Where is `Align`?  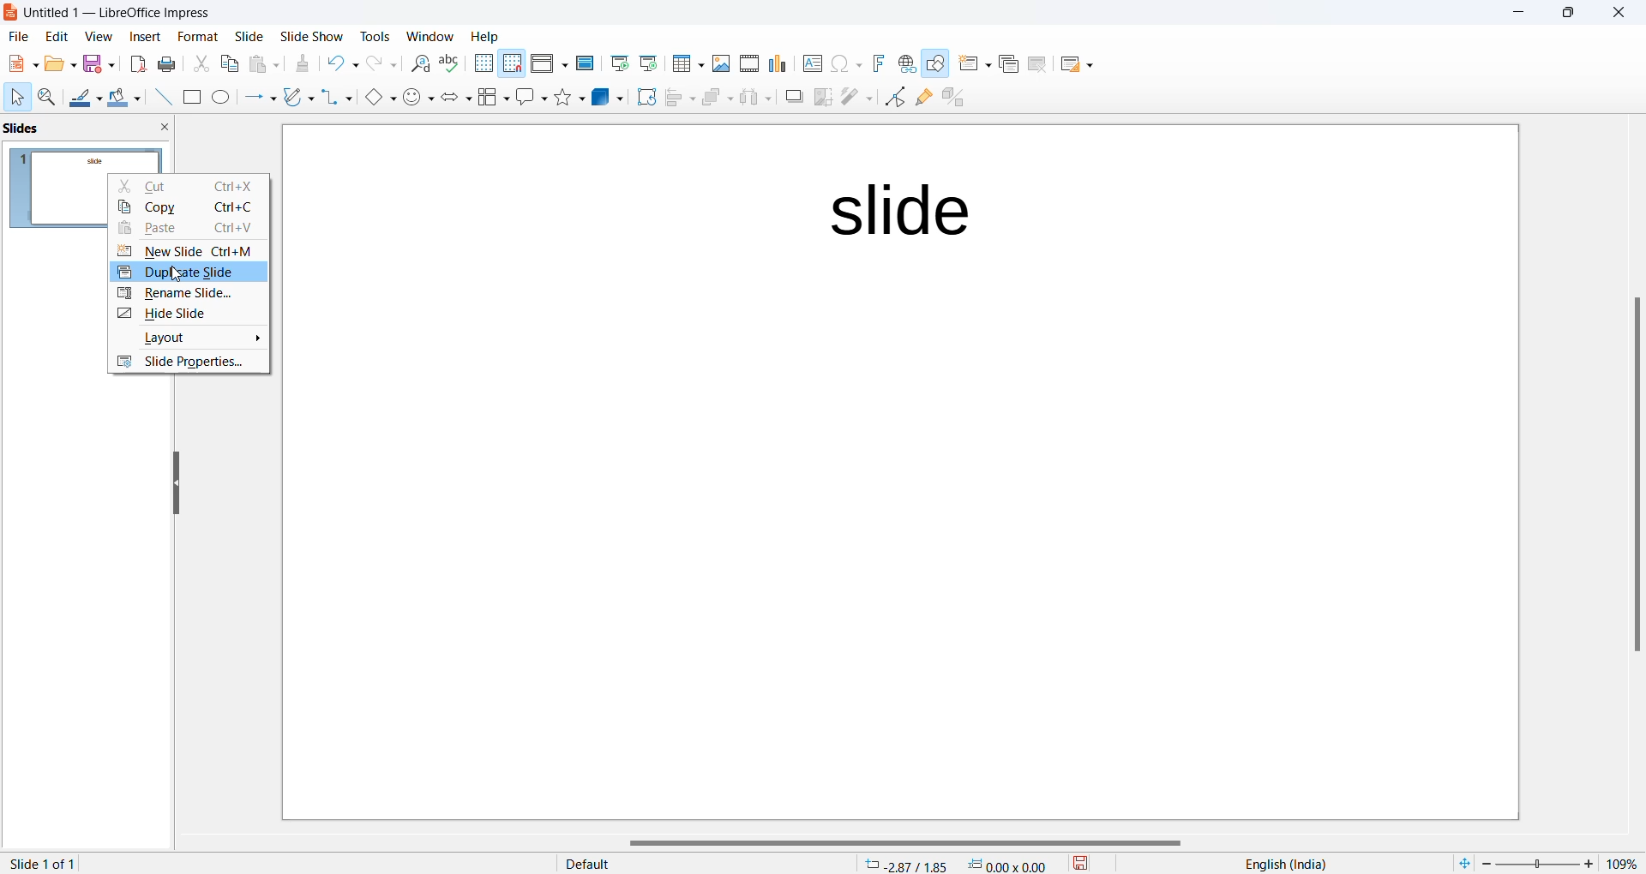
Align is located at coordinates (676, 99).